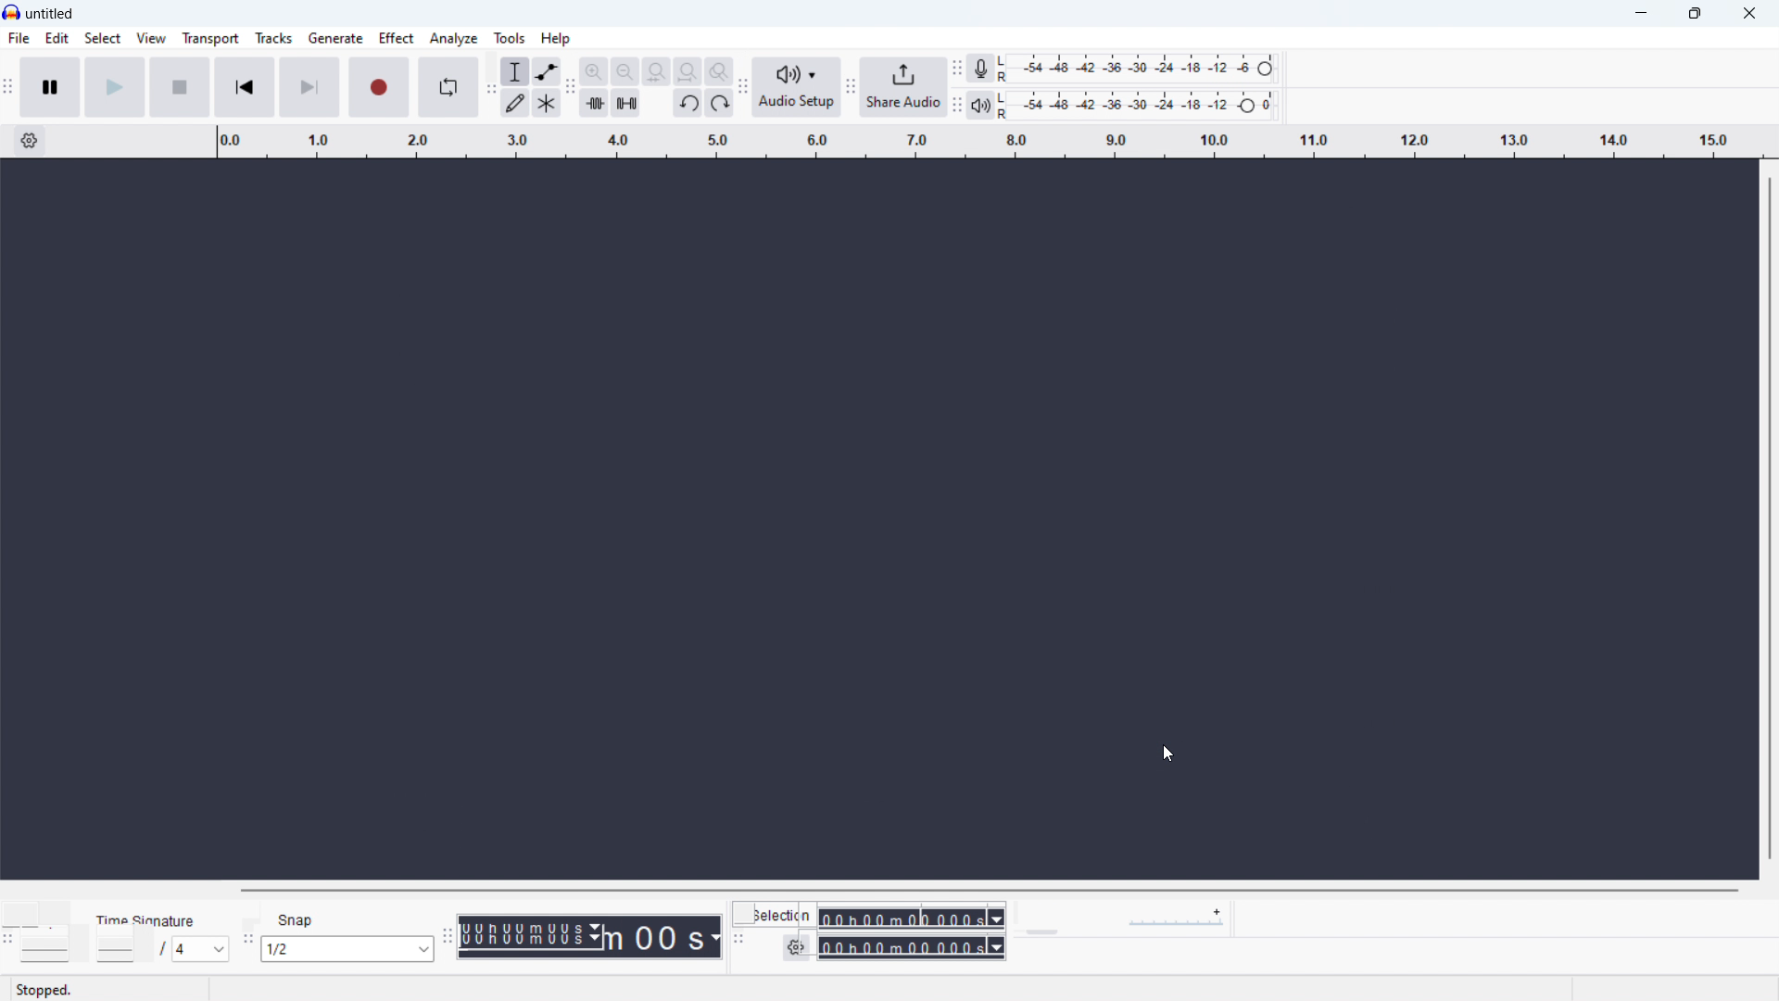  What do you see at coordinates (595, 104) in the screenshot?
I see `trim audio outside selection` at bounding box center [595, 104].